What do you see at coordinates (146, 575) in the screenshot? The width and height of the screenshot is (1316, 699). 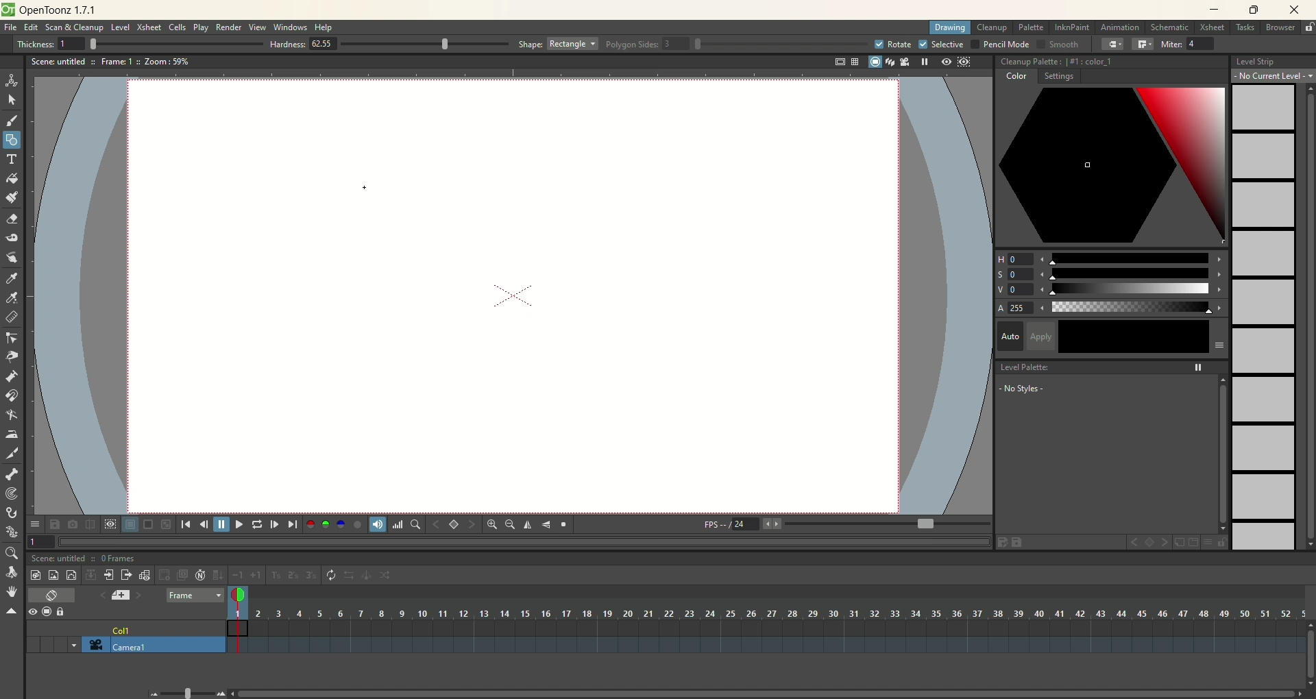 I see `toggle edit in place` at bounding box center [146, 575].